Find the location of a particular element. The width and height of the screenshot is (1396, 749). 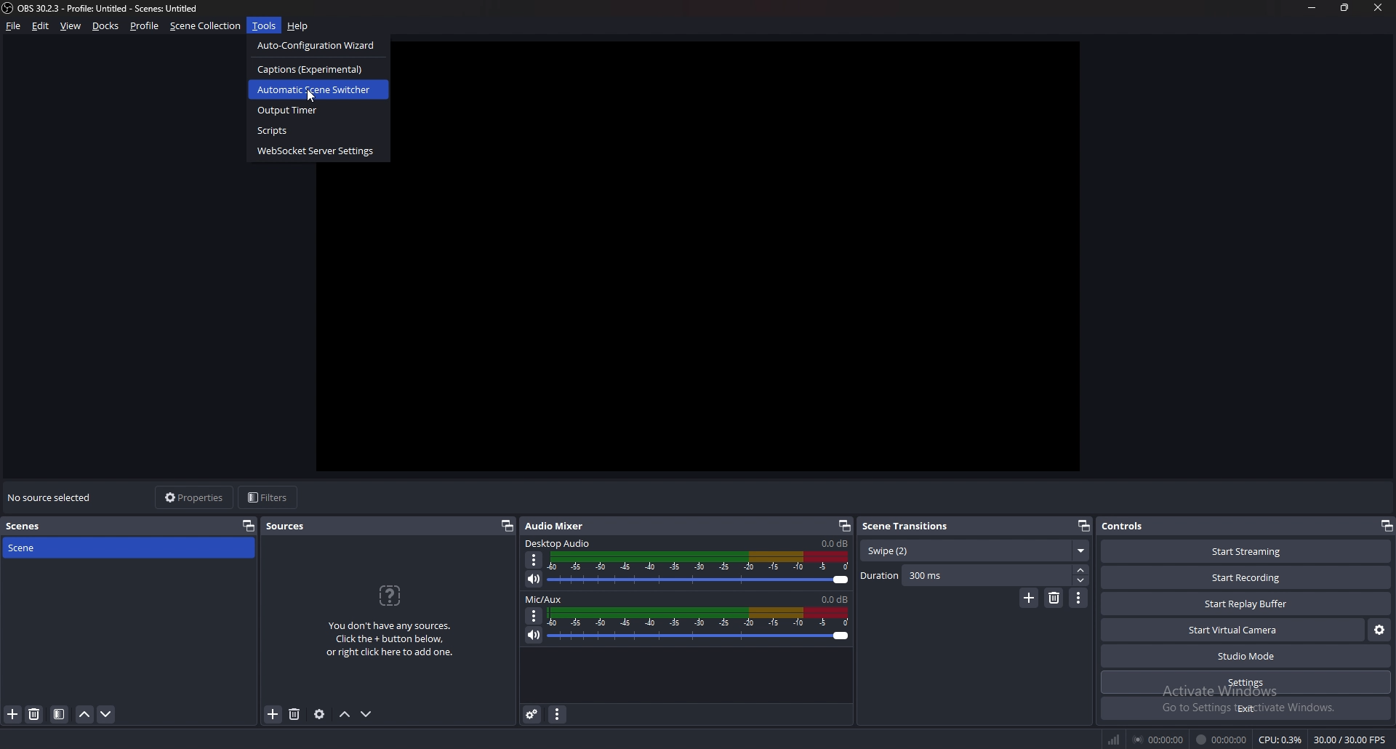

file is located at coordinates (15, 25).